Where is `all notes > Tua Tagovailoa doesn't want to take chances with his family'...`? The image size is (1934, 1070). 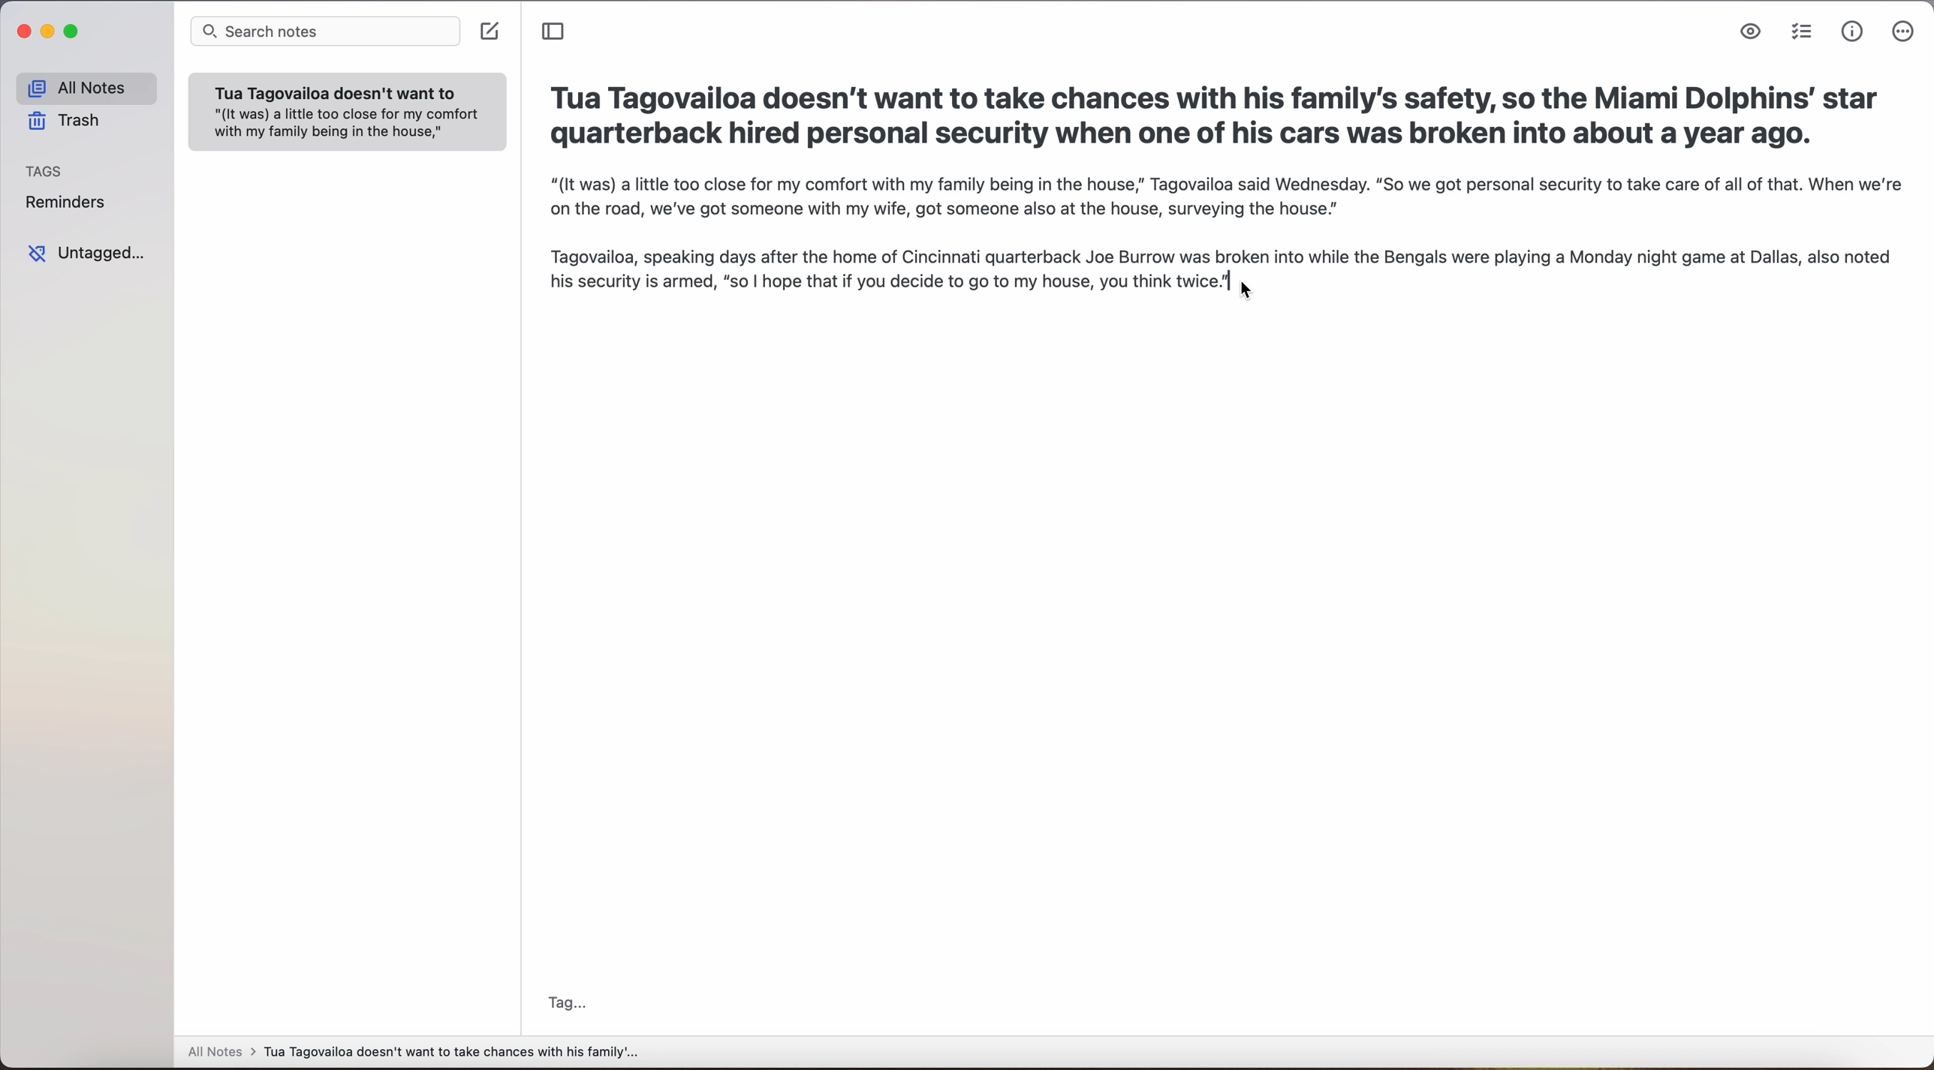
all notes > Tua Tagovailoa doesn't want to take chances with his family'... is located at coordinates (413, 1053).